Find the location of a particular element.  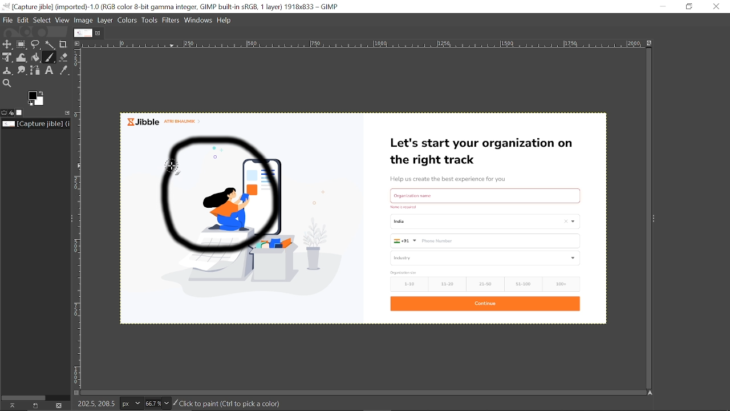

Location of the current file is located at coordinates (35, 124).